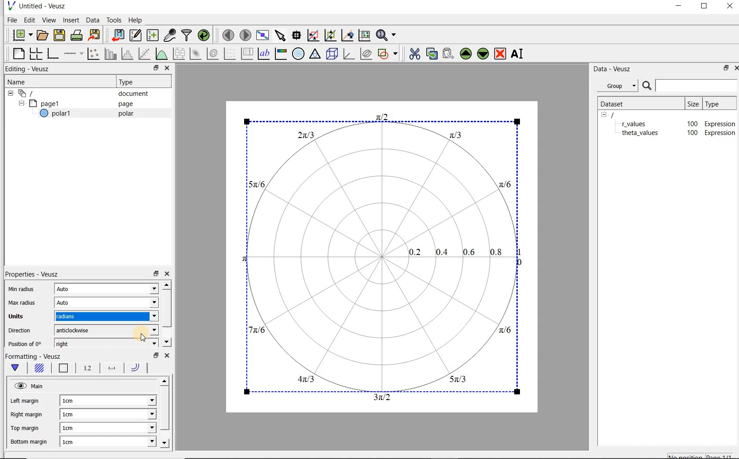 This screenshot has height=459, width=739. I want to click on Export to graphics format, so click(95, 36).